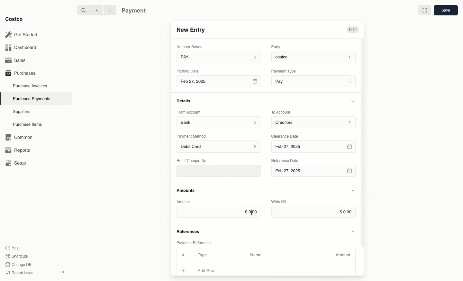  Describe the element at coordinates (182, 172) in the screenshot. I see `cursor` at that location.